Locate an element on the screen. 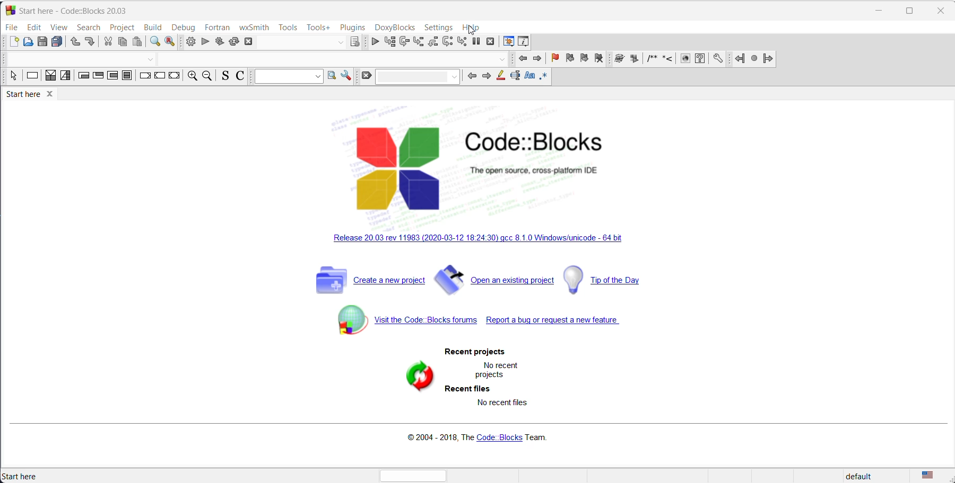 This screenshot has height=483, width=955. target dialog is located at coordinates (356, 41).